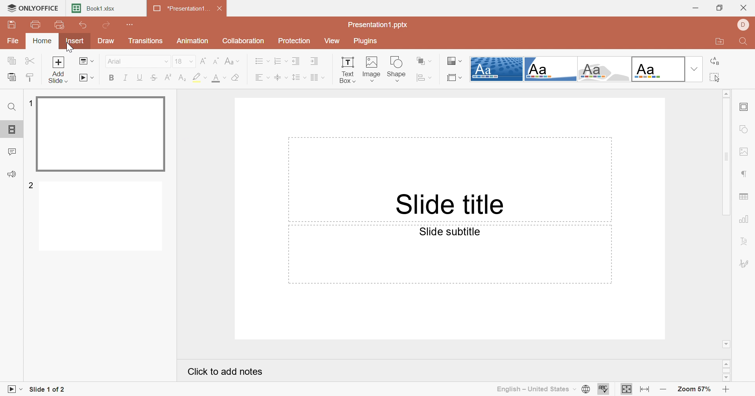 The width and height of the screenshot is (755, 396). Describe the element at coordinates (695, 390) in the screenshot. I see `Zoom 57%` at that location.